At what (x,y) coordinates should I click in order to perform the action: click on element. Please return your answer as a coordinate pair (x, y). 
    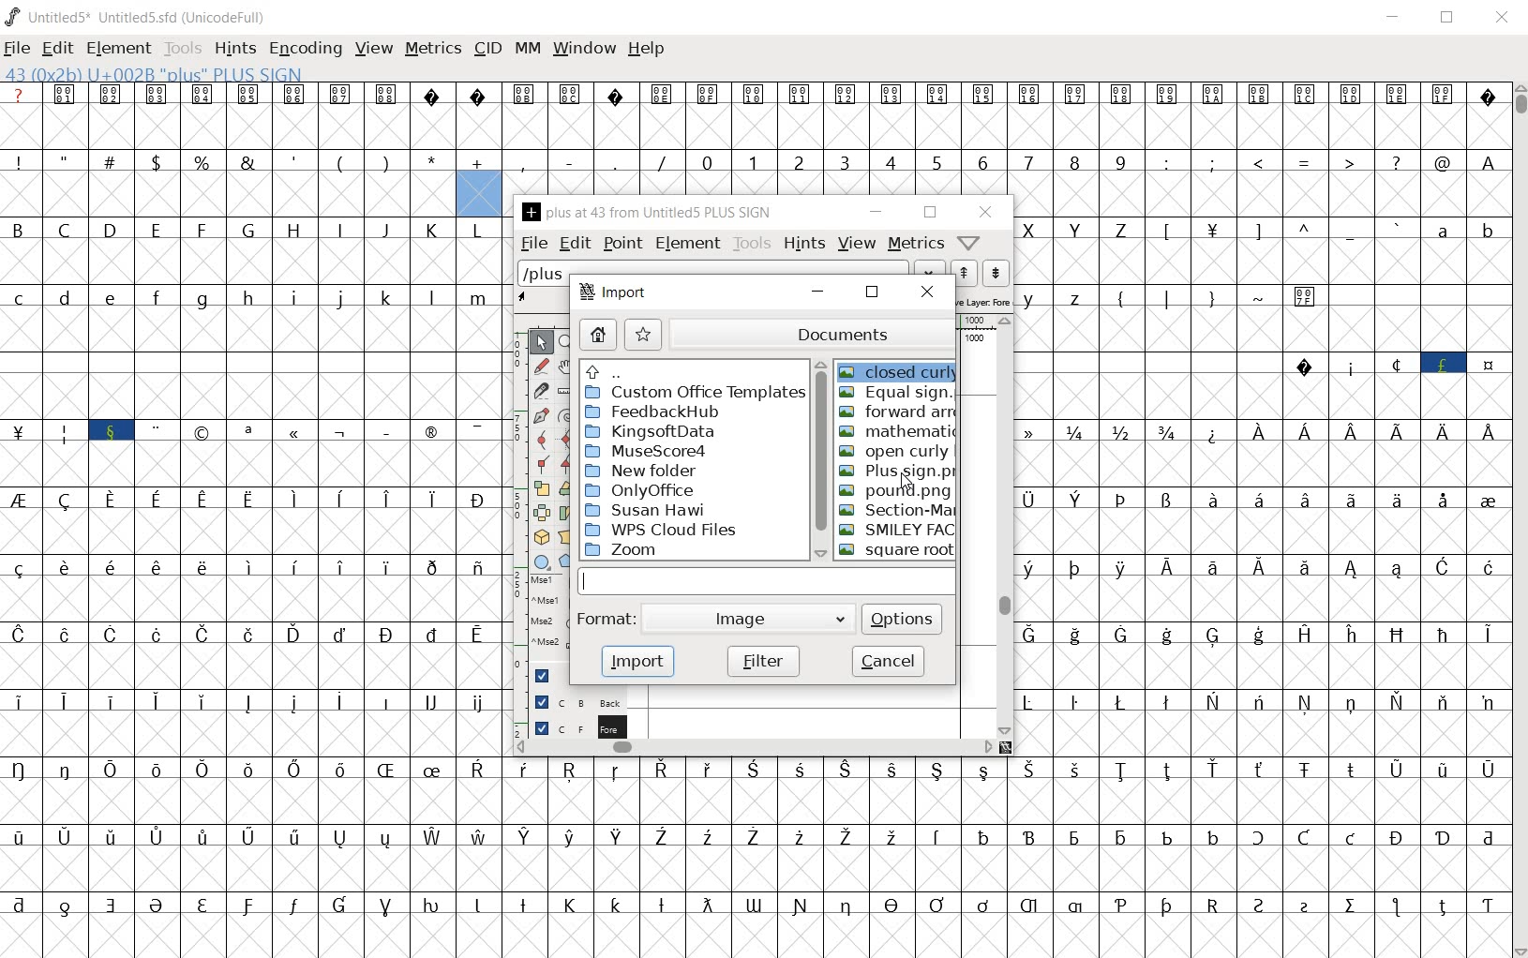
    Looking at the image, I should click on (686, 242).